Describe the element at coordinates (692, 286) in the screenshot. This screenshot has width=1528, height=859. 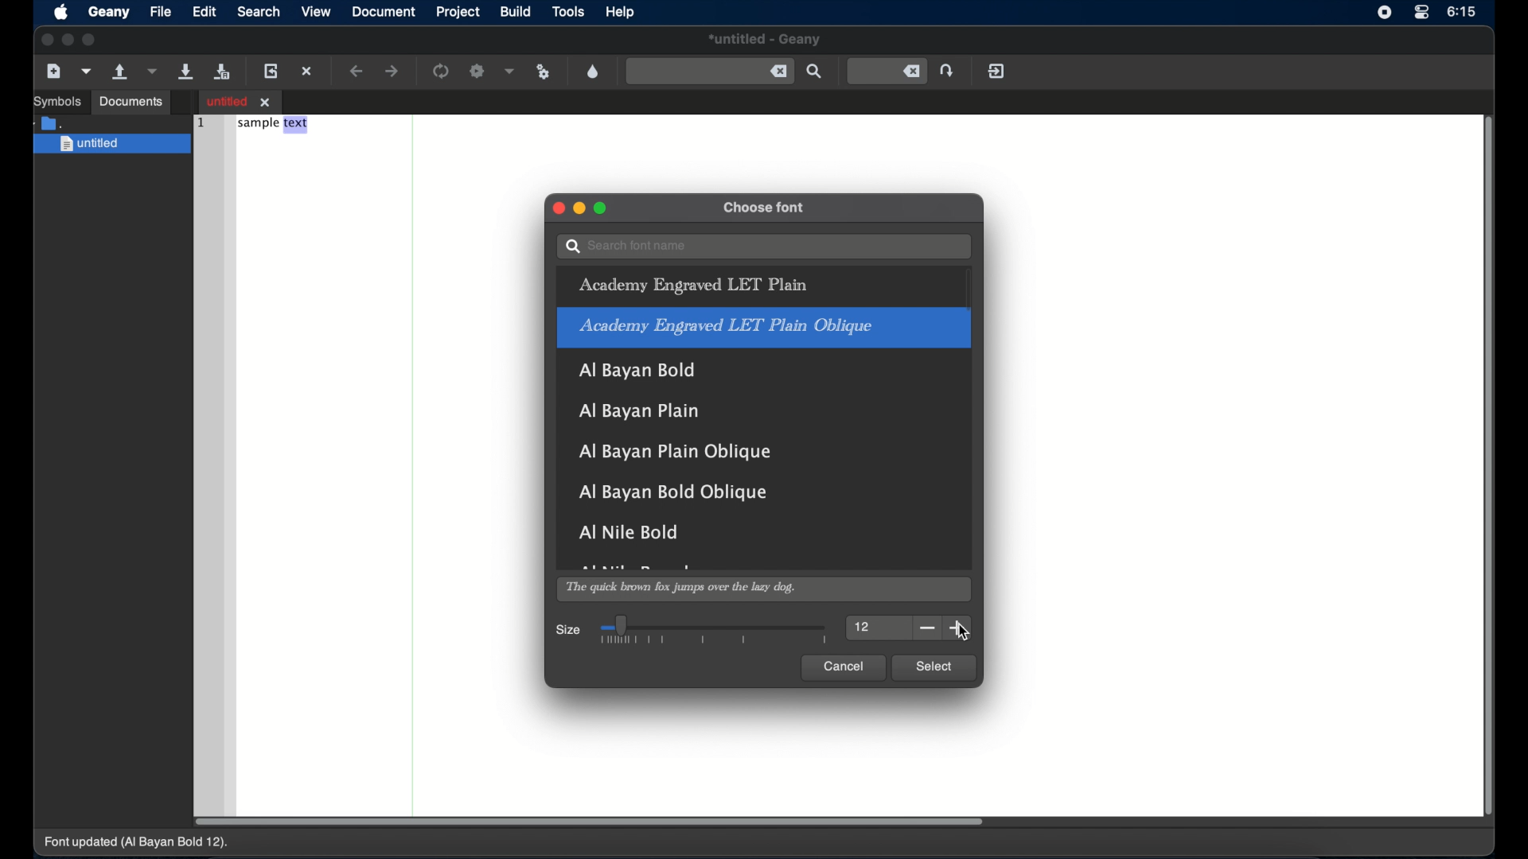
I see `academy engraved LET plain` at that location.